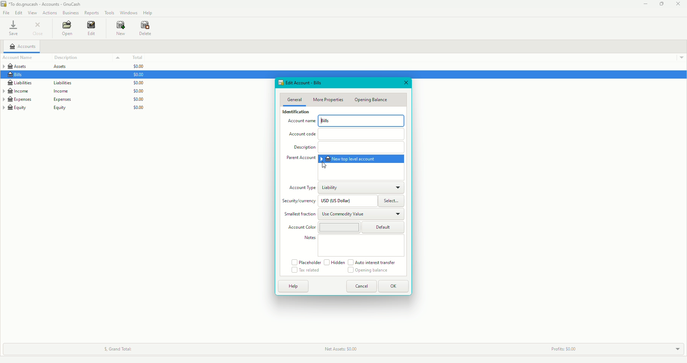 The height and width of the screenshot is (363, 687). What do you see at coordinates (38, 28) in the screenshot?
I see `Close` at bounding box center [38, 28].